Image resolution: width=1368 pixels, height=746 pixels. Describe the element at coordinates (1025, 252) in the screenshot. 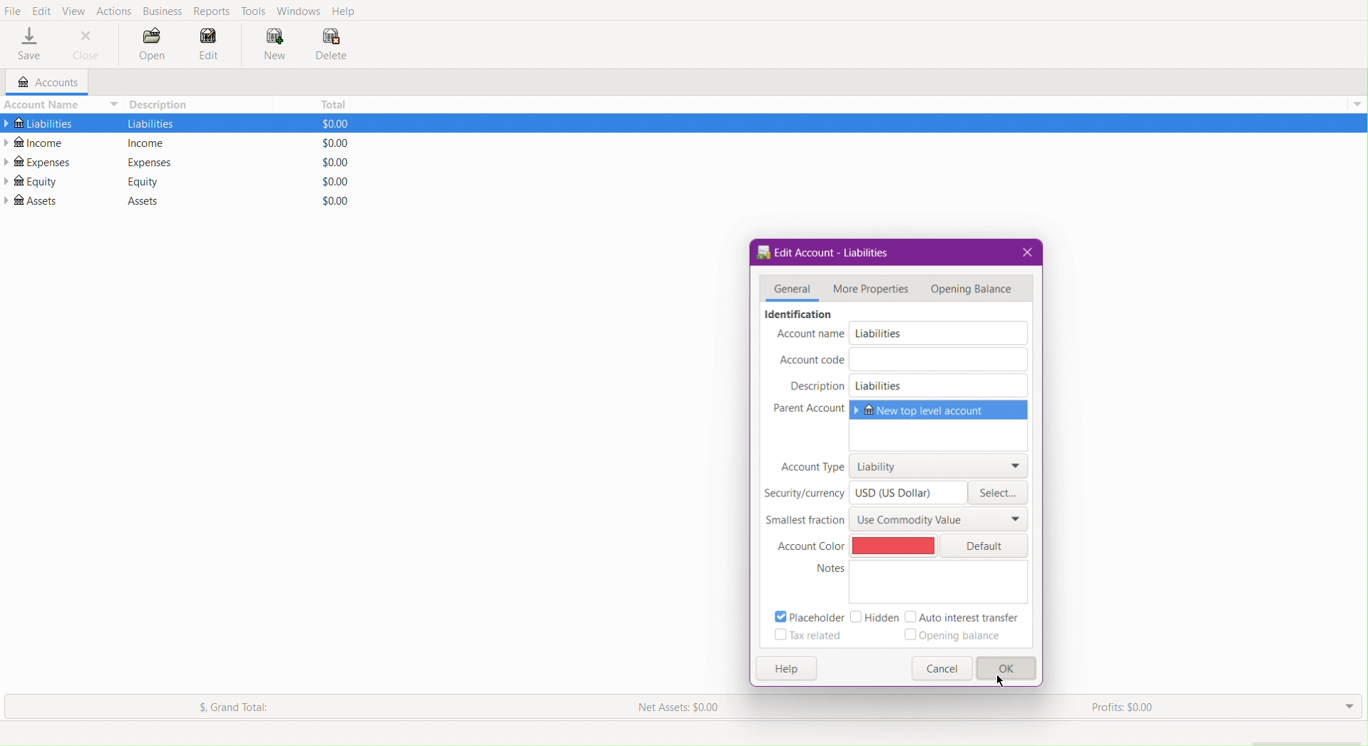

I see `Close` at that location.